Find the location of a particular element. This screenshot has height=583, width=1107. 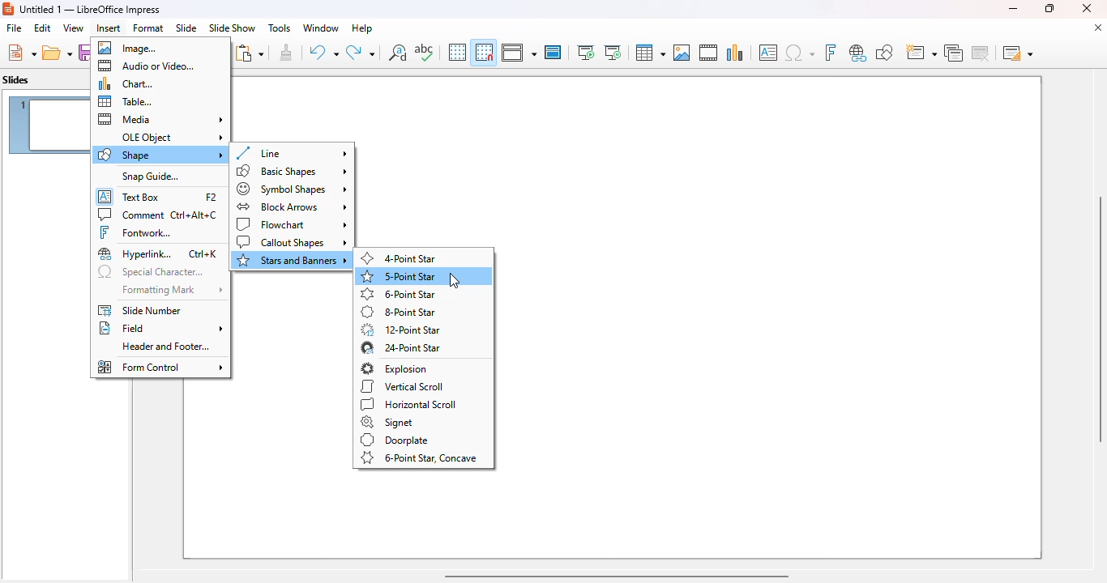

snap to grid is located at coordinates (483, 52).